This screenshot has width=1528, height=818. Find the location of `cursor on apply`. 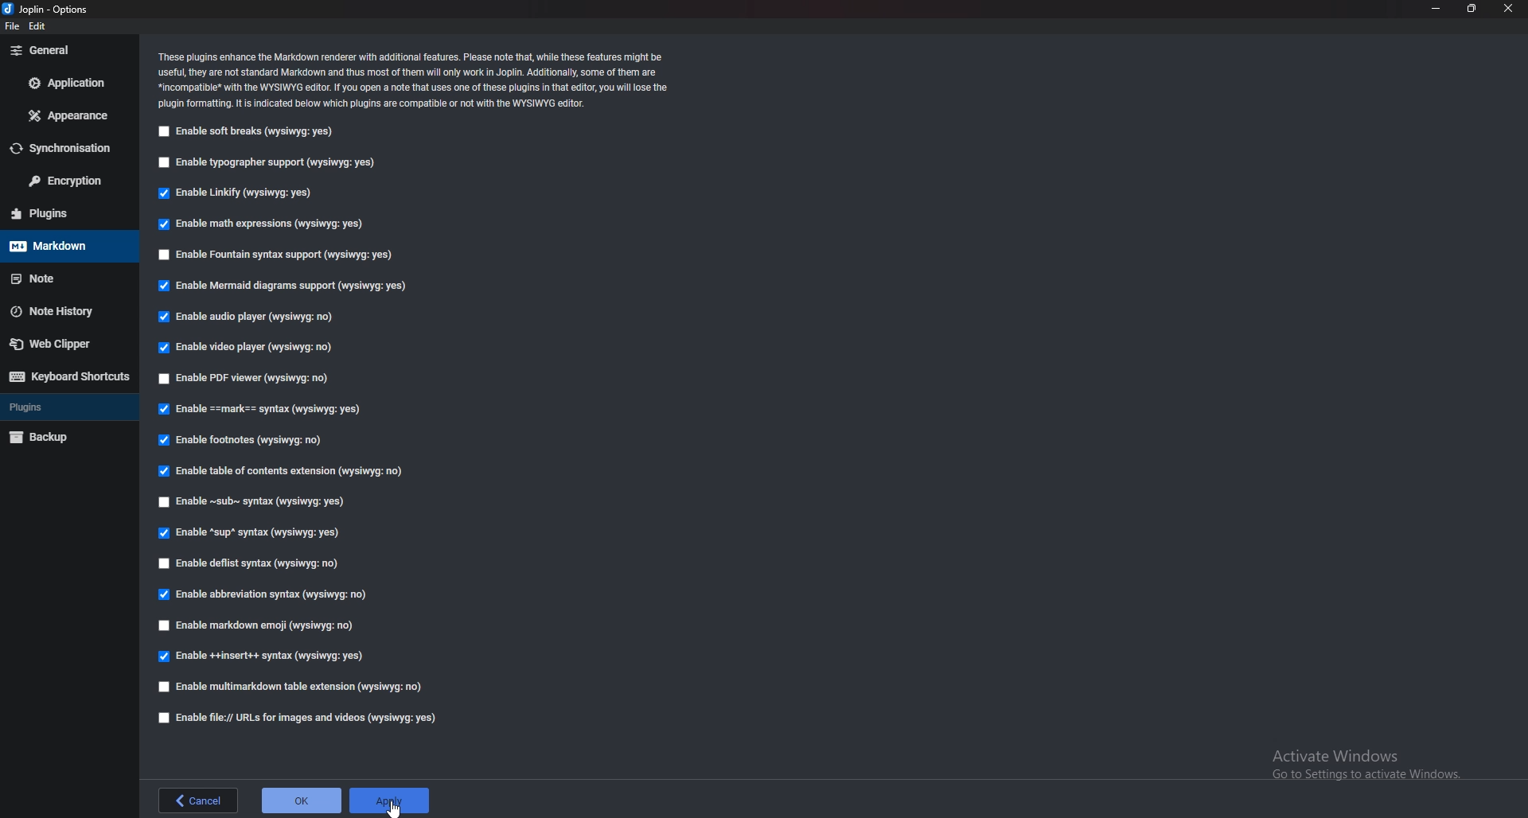

cursor on apply is located at coordinates (389, 802).